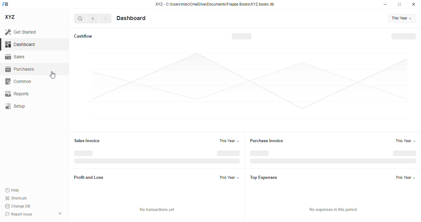 This screenshot has width=421, height=222. What do you see at coordinates (20, 44) in the screenshot?
I see `dashboard` at bounding box center [20, 44].